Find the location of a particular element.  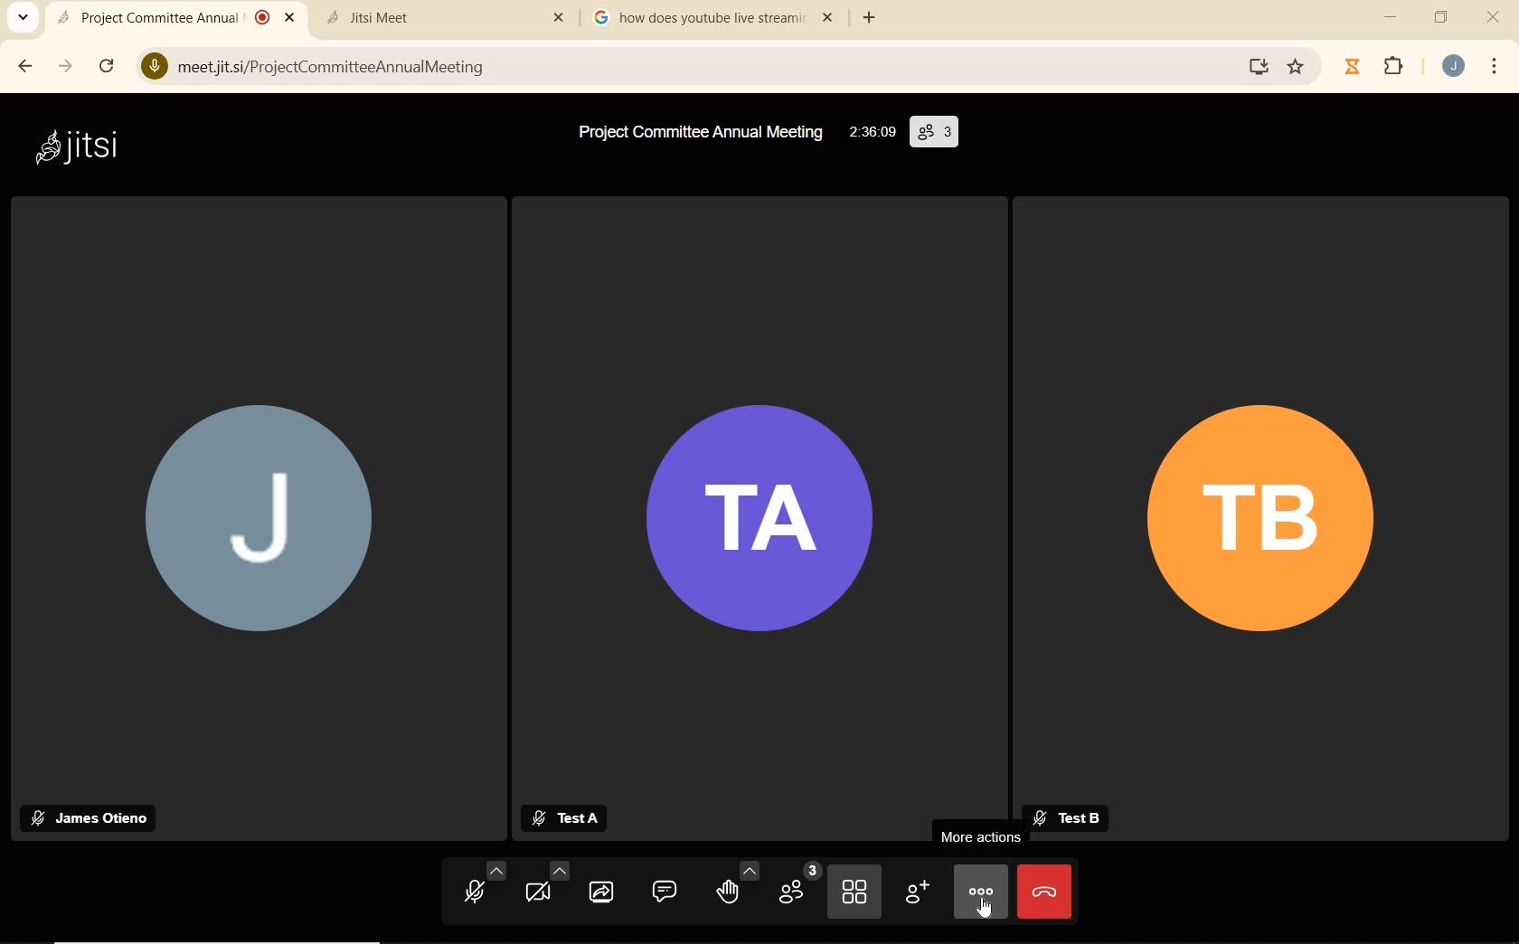

TA is located at coordinates (752, 521).